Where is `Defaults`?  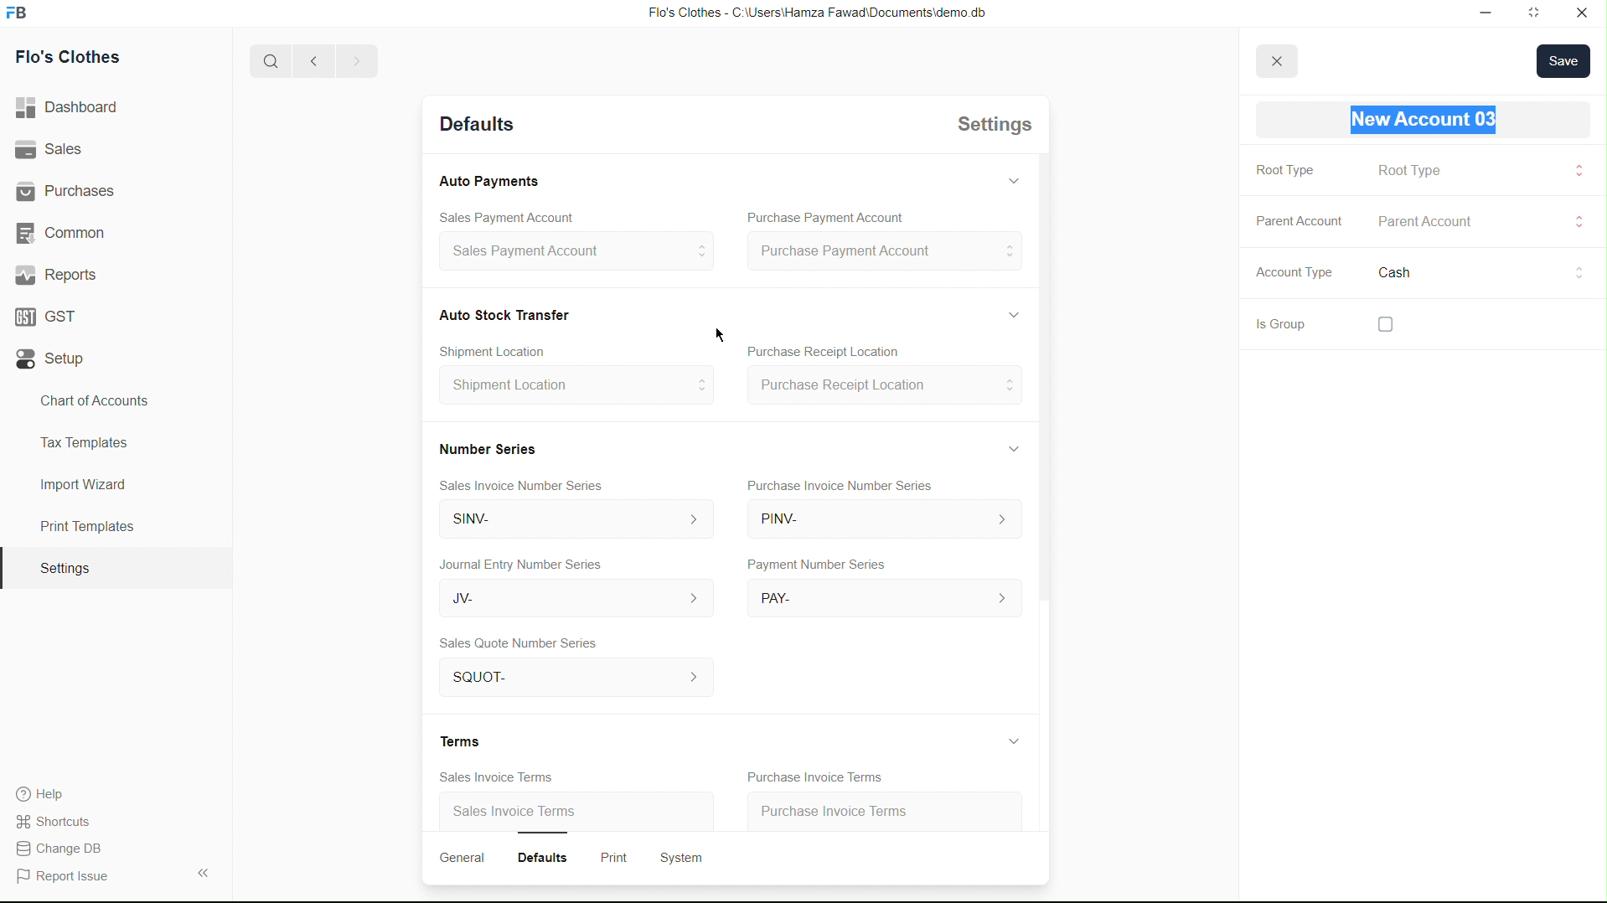 Defaults is located at coordinates (550, 855).